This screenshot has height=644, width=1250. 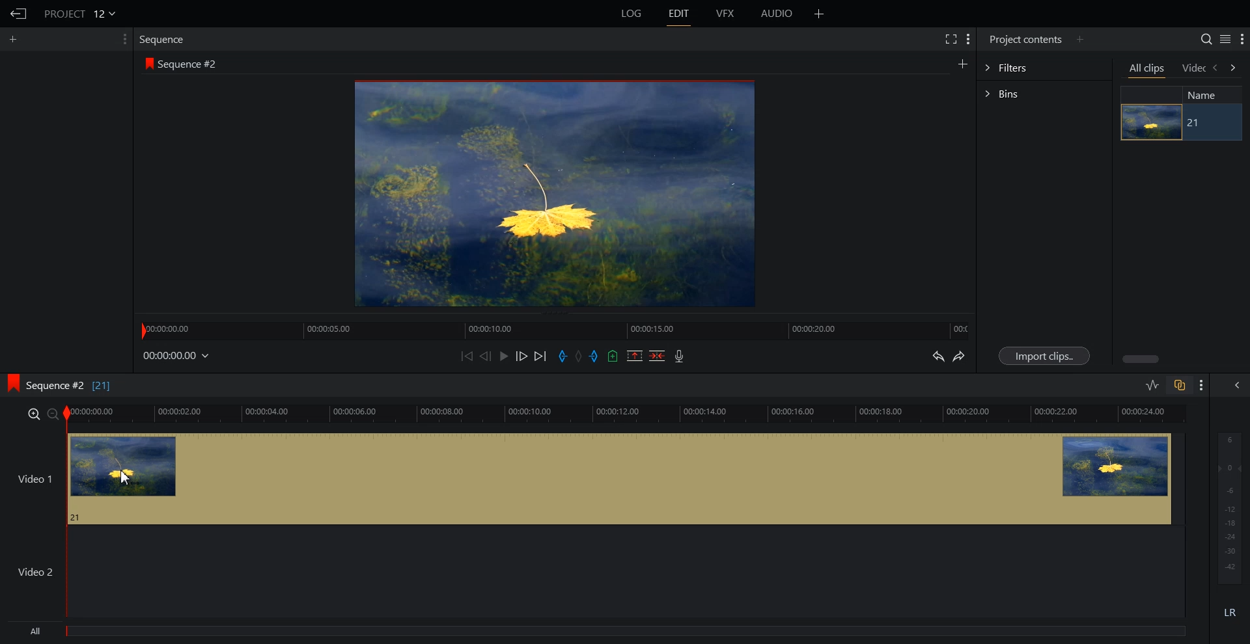 What do you see at coordinates (633, 414) in the screenshot?
I see `Video Slider` at bounding box center [633, 414].